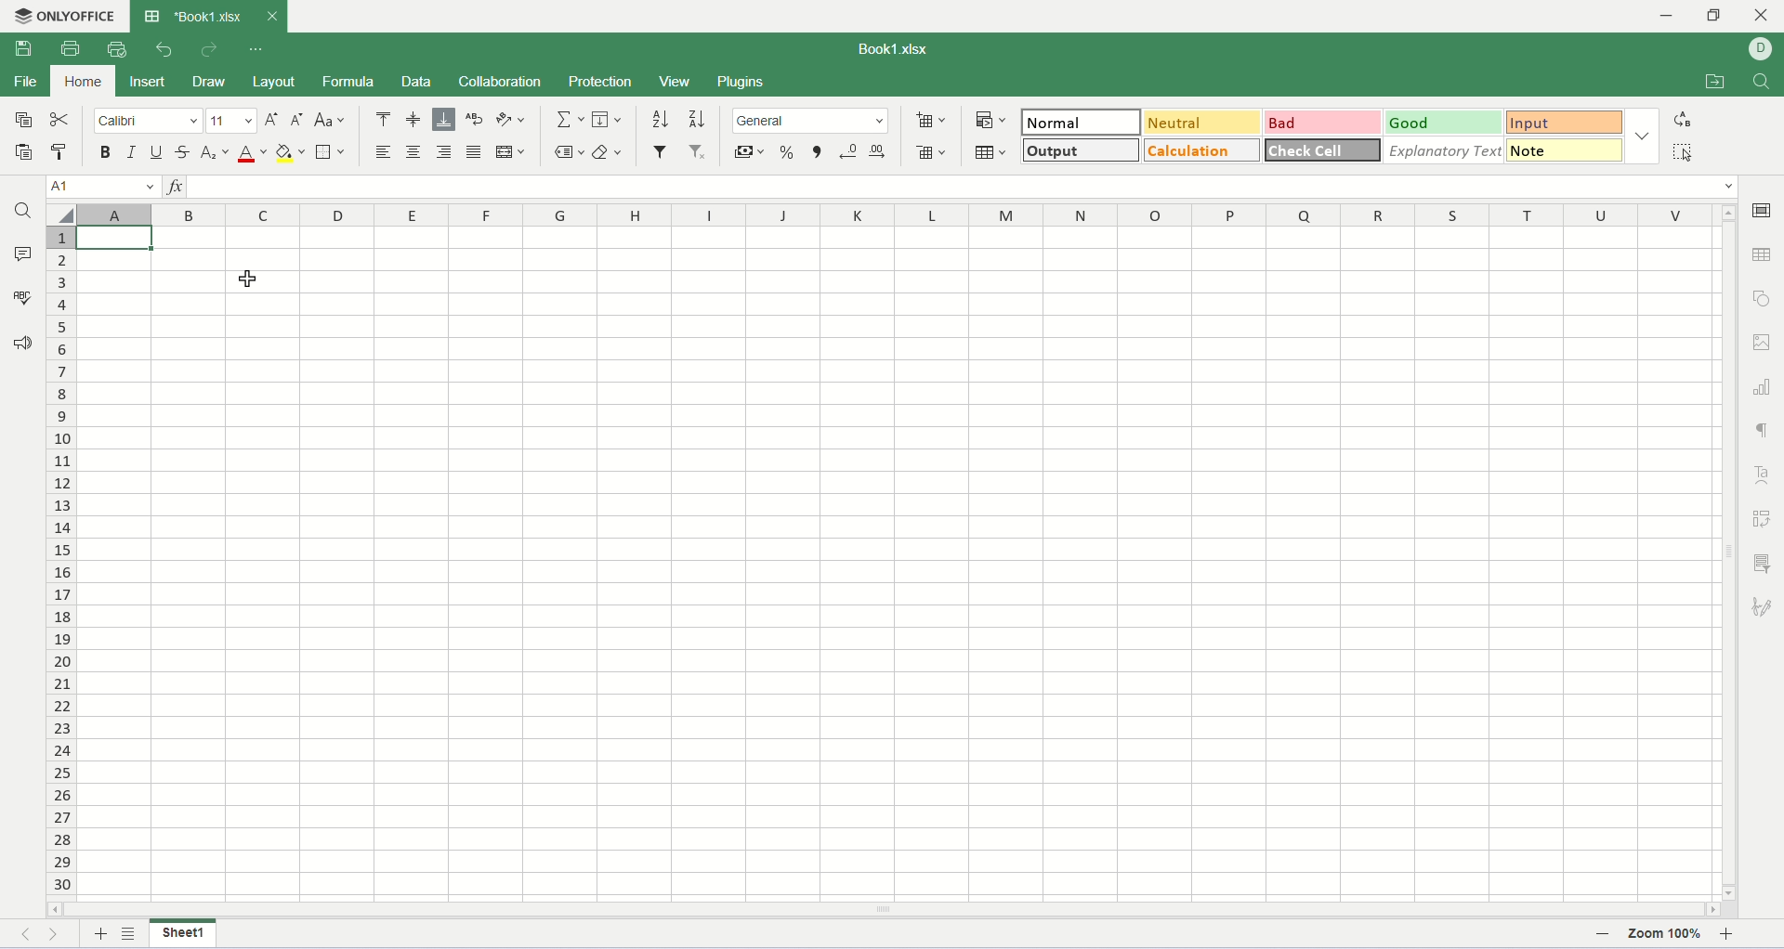 Image resolution: width=1784 pixels, height=949 pixels. I want to click on vertical scroll bar, so click(1726, 549).